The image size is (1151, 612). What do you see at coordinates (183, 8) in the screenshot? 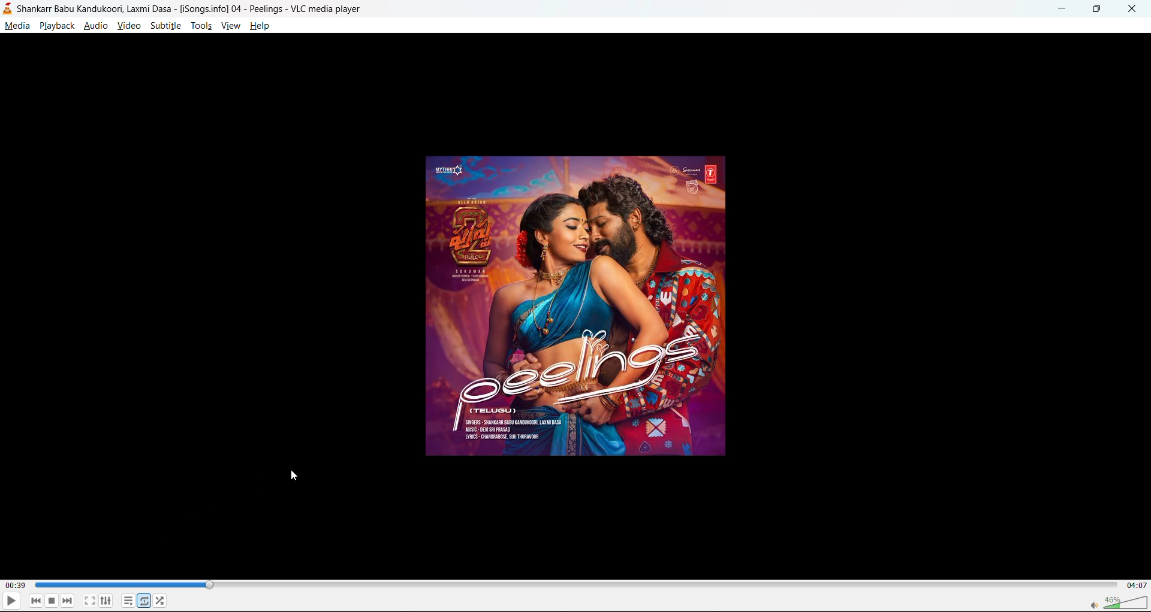
I see `Shankarr Babu Kandukoori, Laxmi Dasa - [iSongs.info] 04 - Peelings - VLC media player` at bounding box center [183, 8].